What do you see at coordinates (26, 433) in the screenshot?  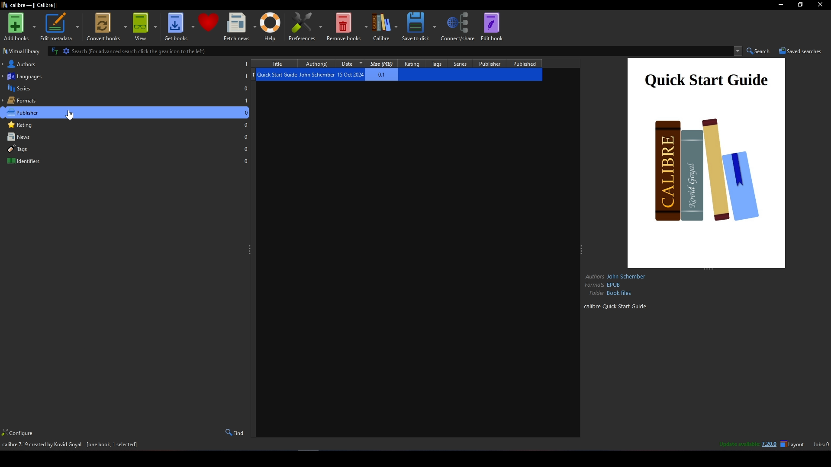 I see `Configure` at bounding box center [26, 433].